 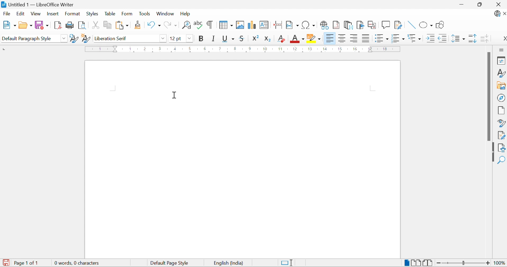 I want to click on LibreOffice Update Available, so click(x=500, y=14).